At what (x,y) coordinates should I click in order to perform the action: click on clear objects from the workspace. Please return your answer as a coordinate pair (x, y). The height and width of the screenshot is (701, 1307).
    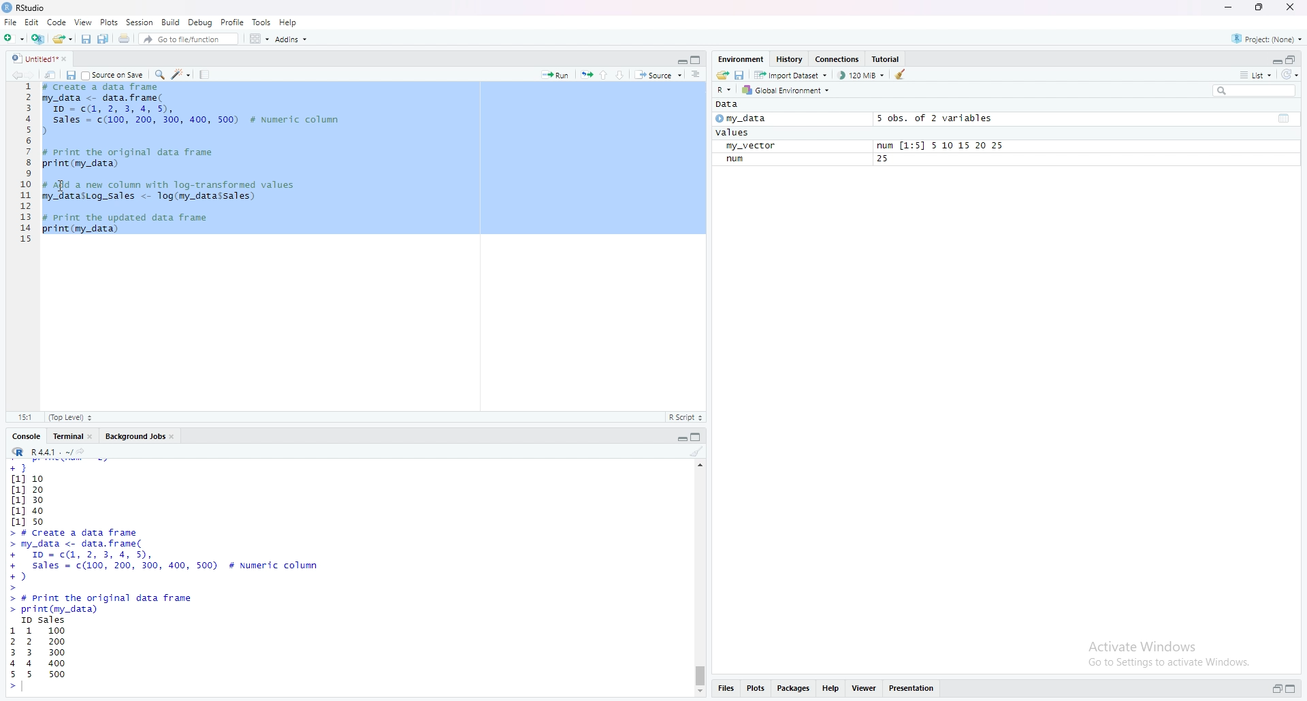
    Looking at the image, I should click on (901, 76).